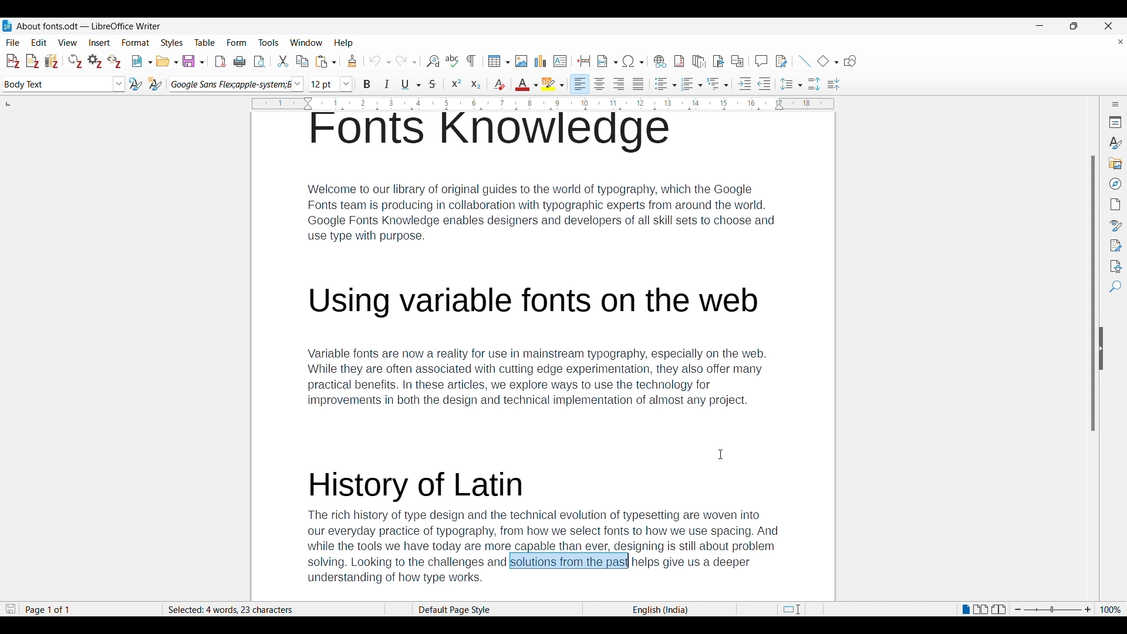  Describe the element at coordinates (343, 43) in the screenshot. I see `Help menu` at that location.